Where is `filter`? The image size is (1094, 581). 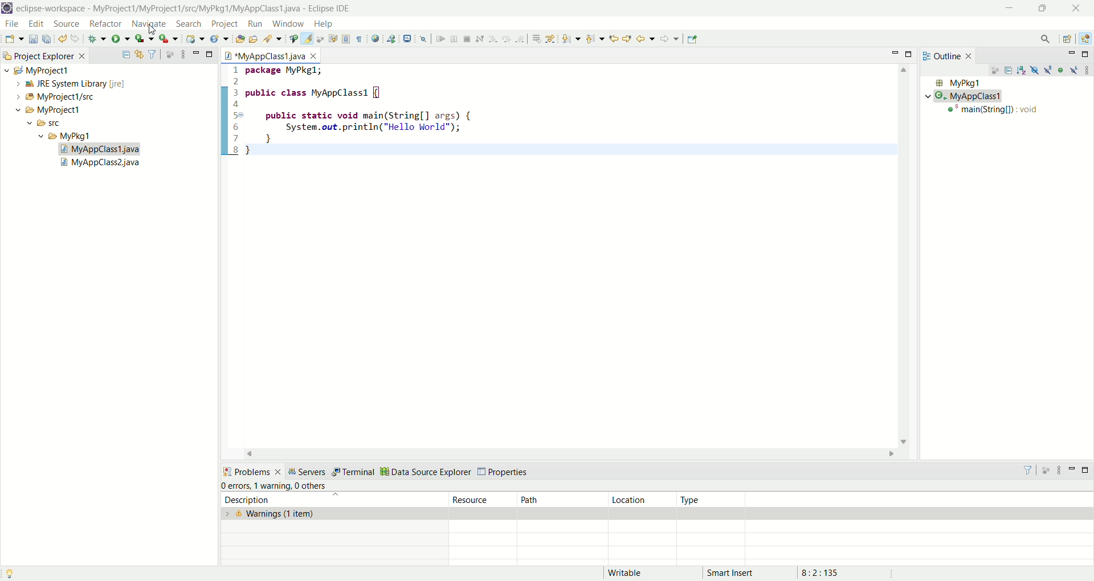 filter is located at coordinates (1030, 470).